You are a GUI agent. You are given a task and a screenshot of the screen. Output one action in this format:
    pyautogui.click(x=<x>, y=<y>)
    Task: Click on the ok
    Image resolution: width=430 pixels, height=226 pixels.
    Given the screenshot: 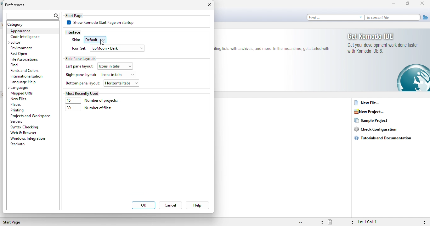 What is the action you would take?
    pyautogui.click(x=143, y=206)
    